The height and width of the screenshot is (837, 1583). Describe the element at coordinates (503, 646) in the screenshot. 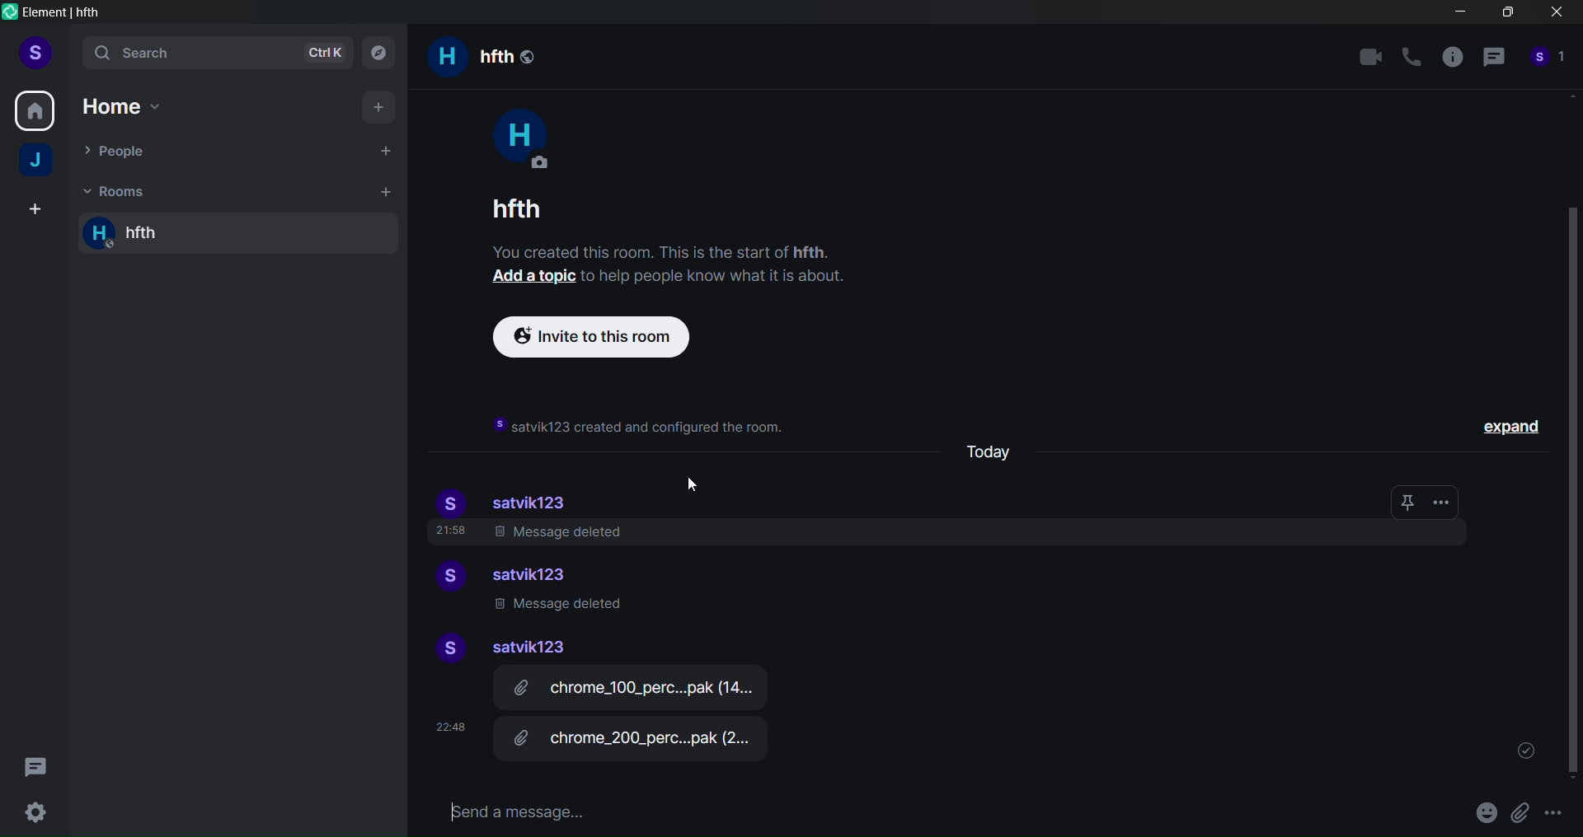

I see `User` at that location.